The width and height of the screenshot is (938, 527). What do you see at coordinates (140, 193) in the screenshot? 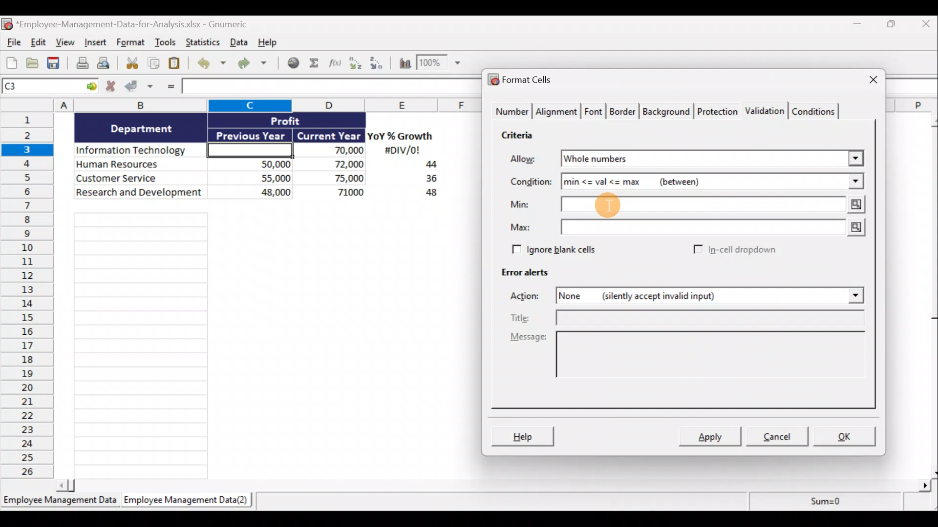
I see `Research and development` at bounding box center [140, 193].